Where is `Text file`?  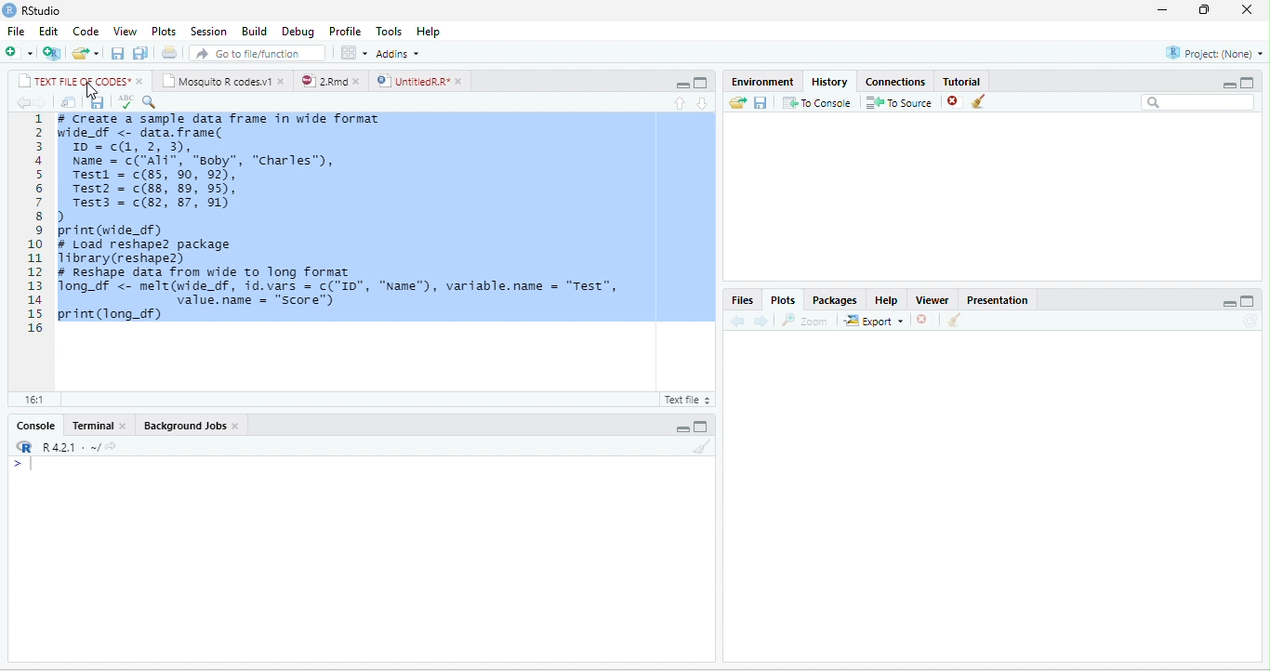 Text file is located at coordinates (685, 399).